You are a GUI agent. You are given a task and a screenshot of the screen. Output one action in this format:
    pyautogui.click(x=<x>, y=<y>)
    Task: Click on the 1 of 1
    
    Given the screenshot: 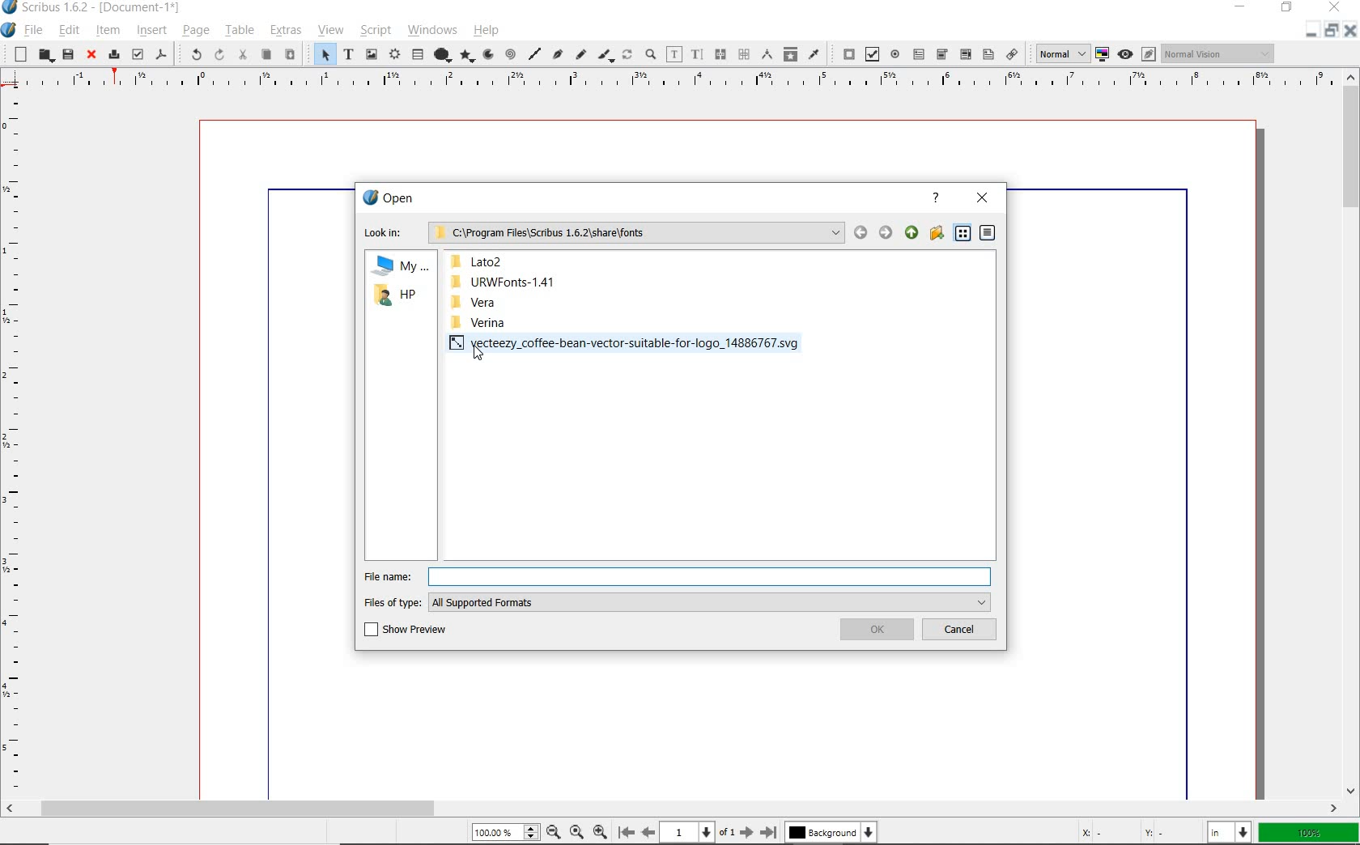 What is the action you would take?
    pyautogui.click(x=698, y=833)
    